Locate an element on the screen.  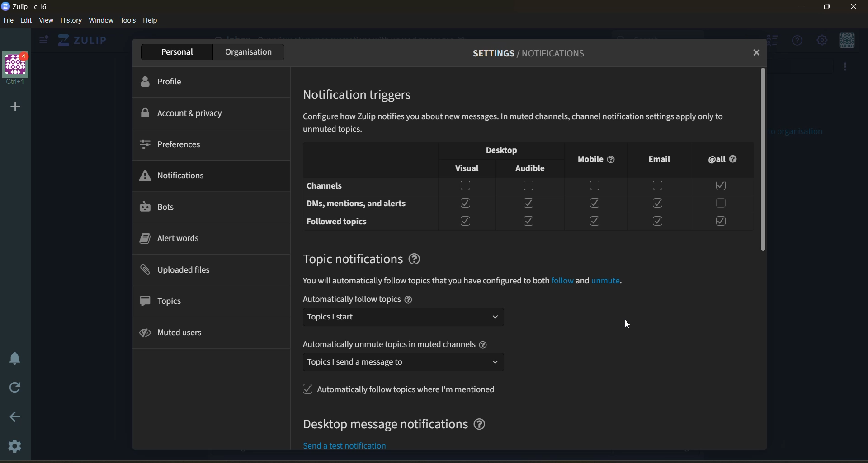
personal is located at coordinates (174, 51).